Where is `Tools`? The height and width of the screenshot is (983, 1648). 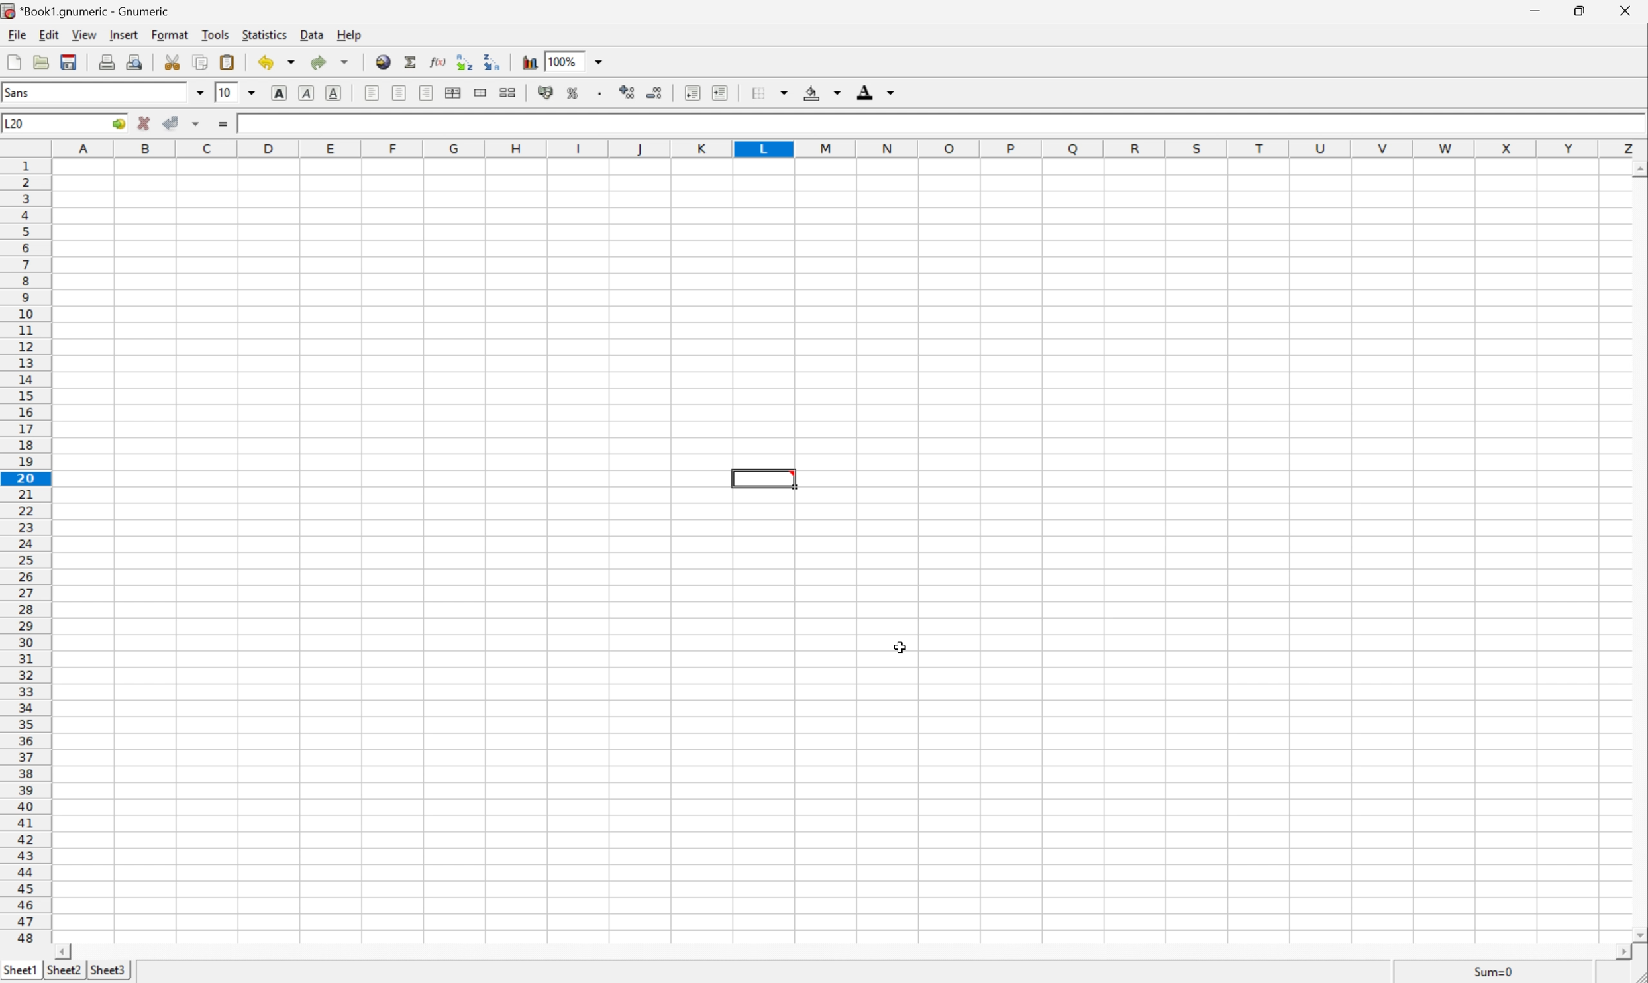 Tools is located at coordinates (215, 33).